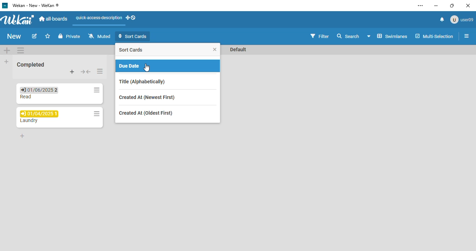 Image resolution: width=476 pixels, height=251 pixels. I want to click on quick-access-description, so click(99, 18).